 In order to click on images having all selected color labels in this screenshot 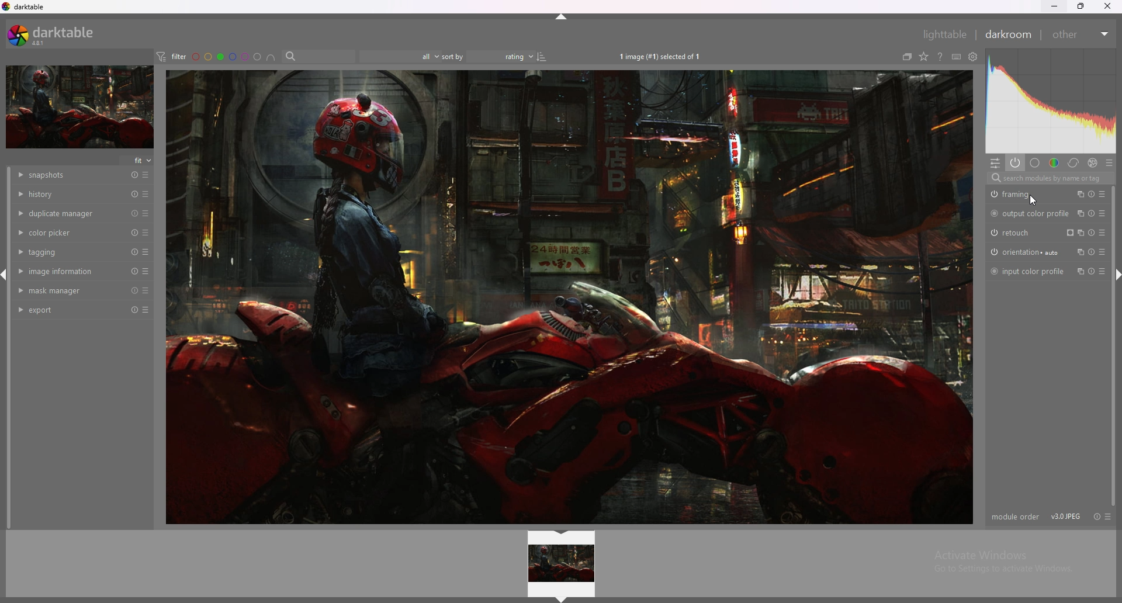, I will do `click(271, 57)`.